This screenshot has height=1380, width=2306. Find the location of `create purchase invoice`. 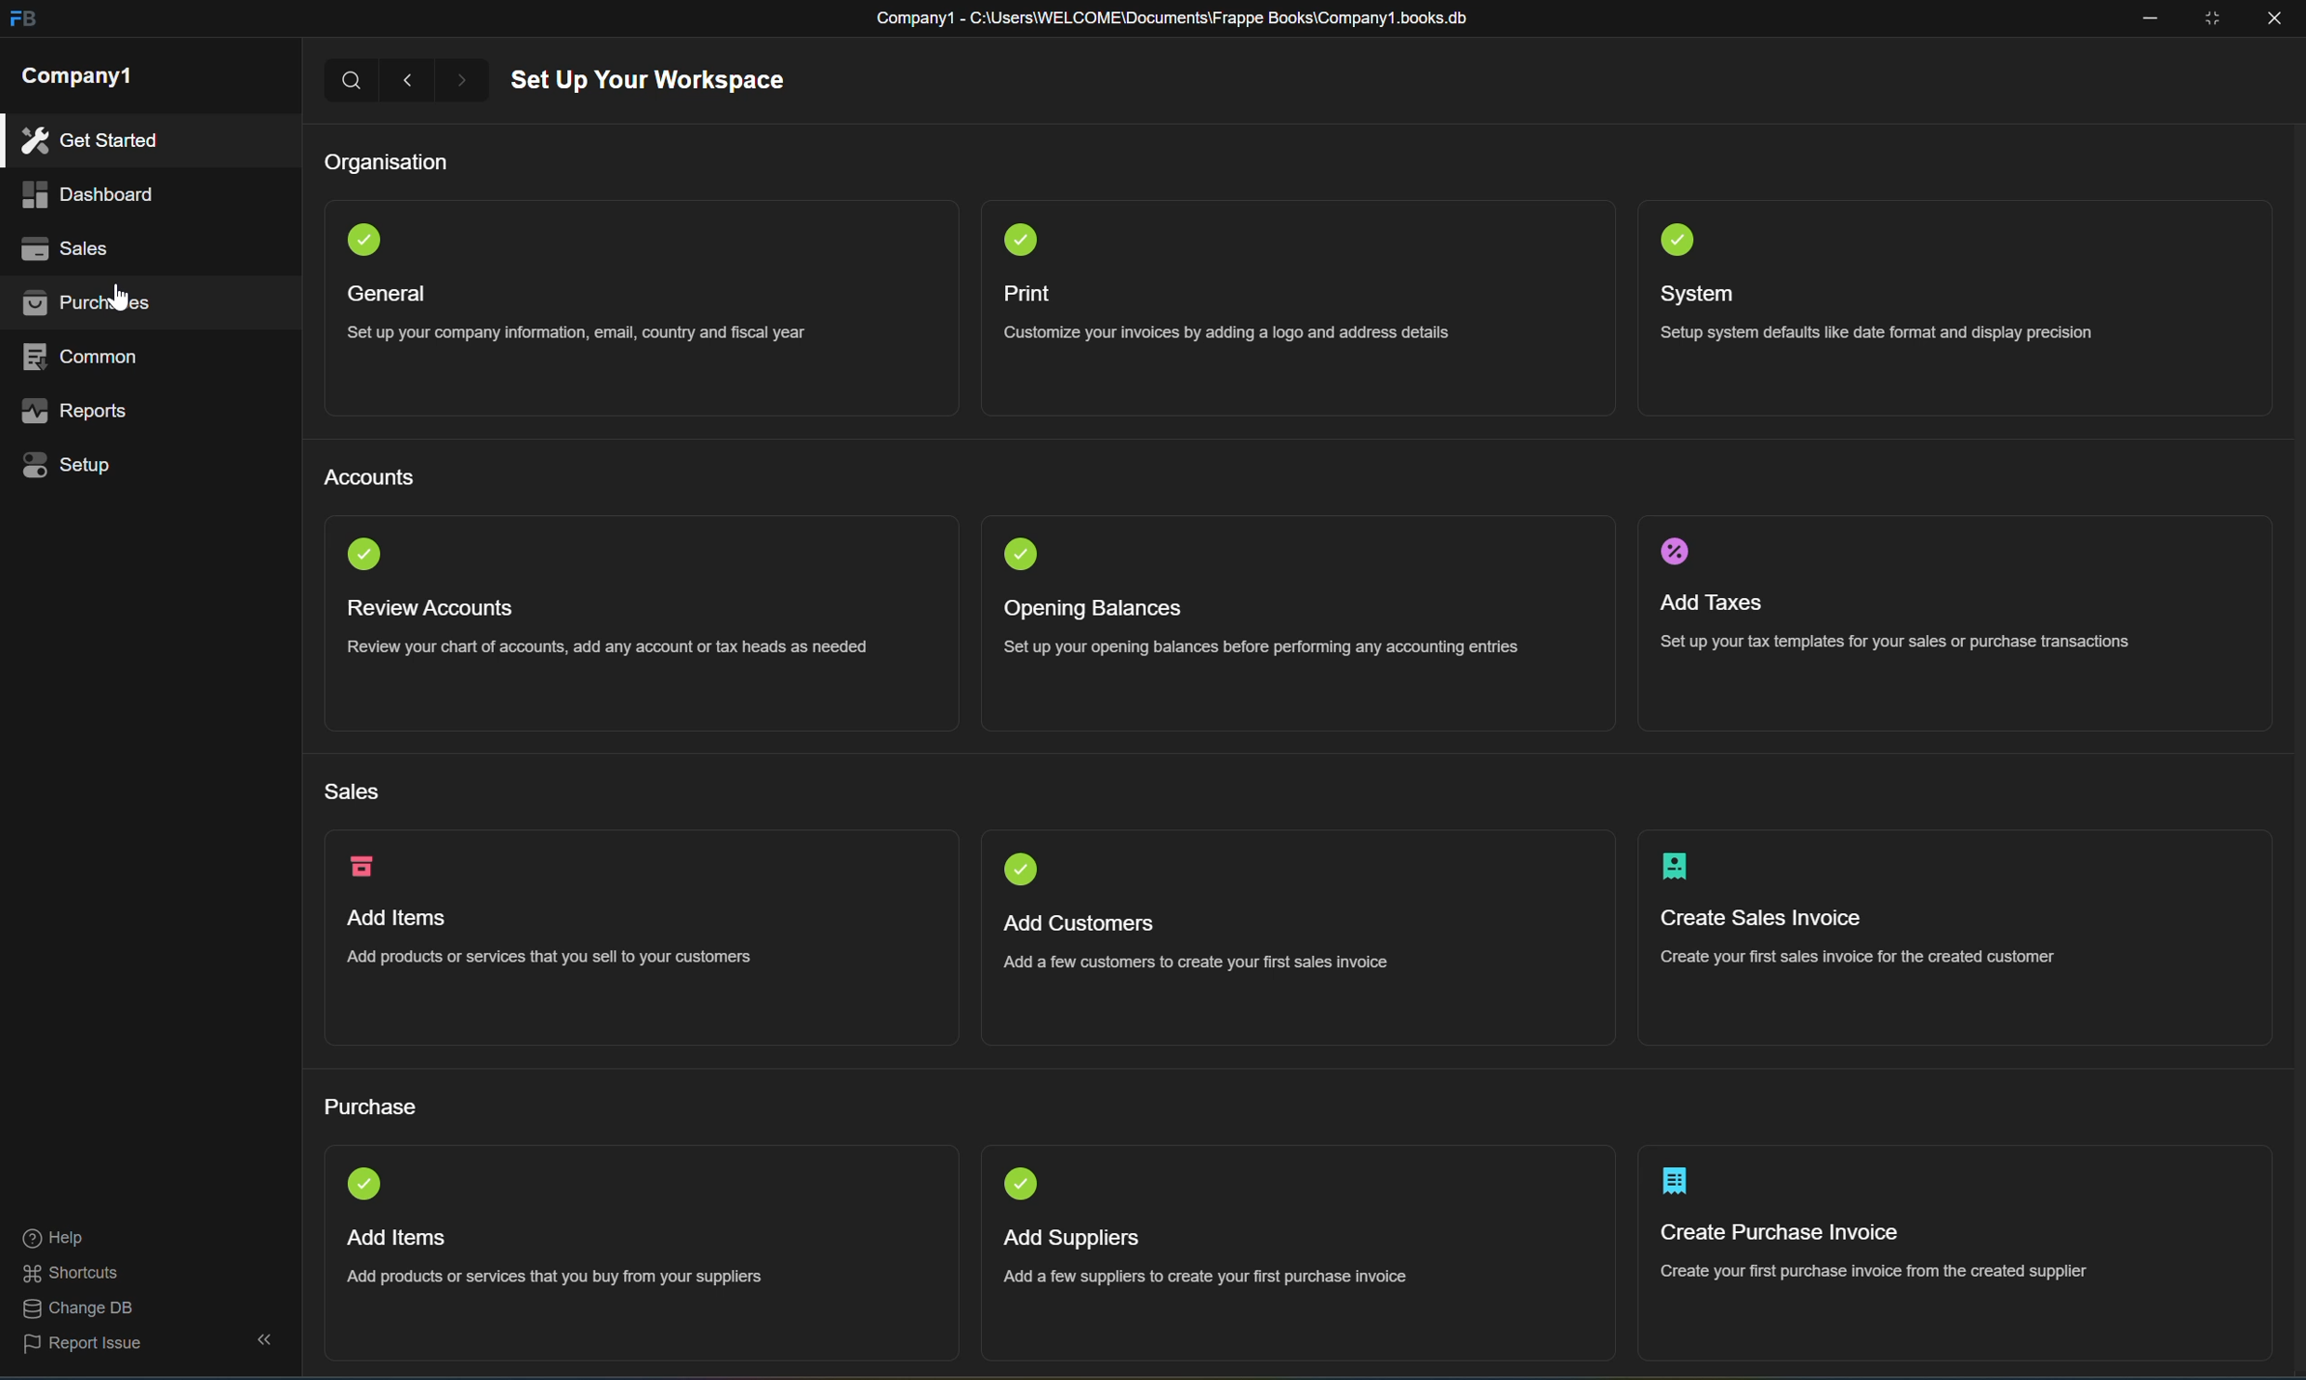

create purchase invoice is located at coordinates (1675, 1181).